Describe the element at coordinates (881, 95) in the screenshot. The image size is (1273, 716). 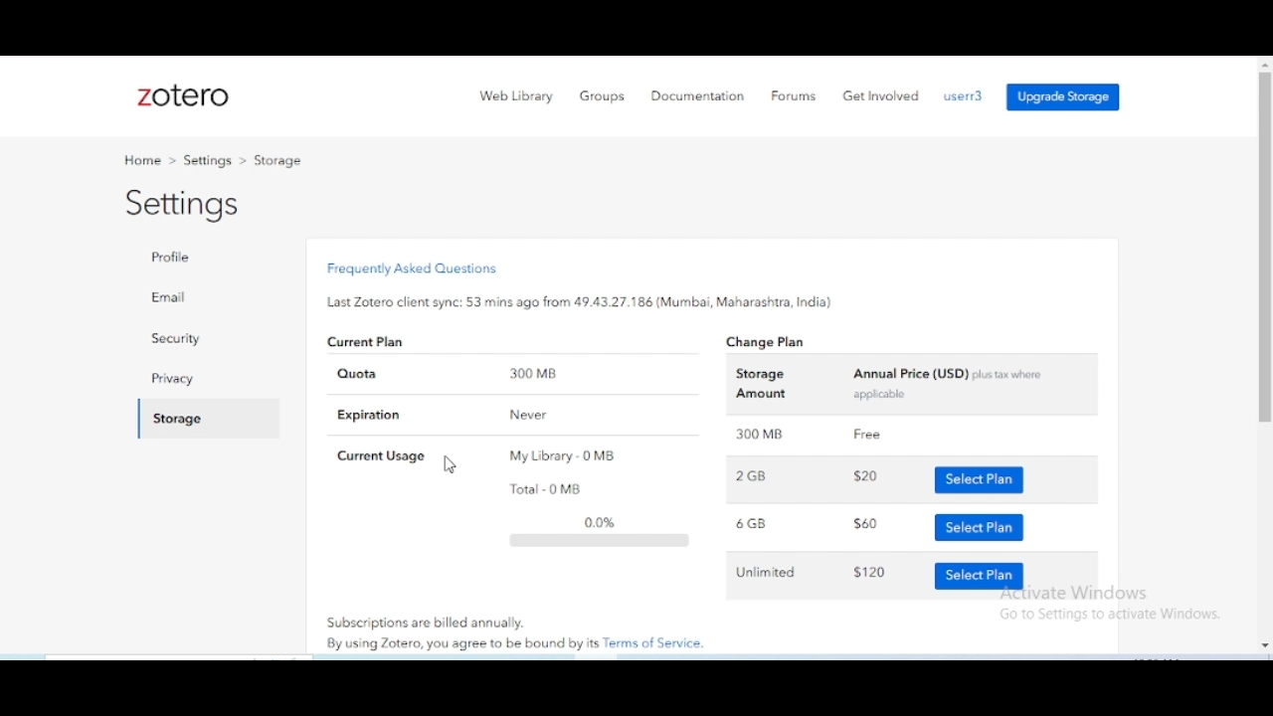
I see `get involved` at that location.